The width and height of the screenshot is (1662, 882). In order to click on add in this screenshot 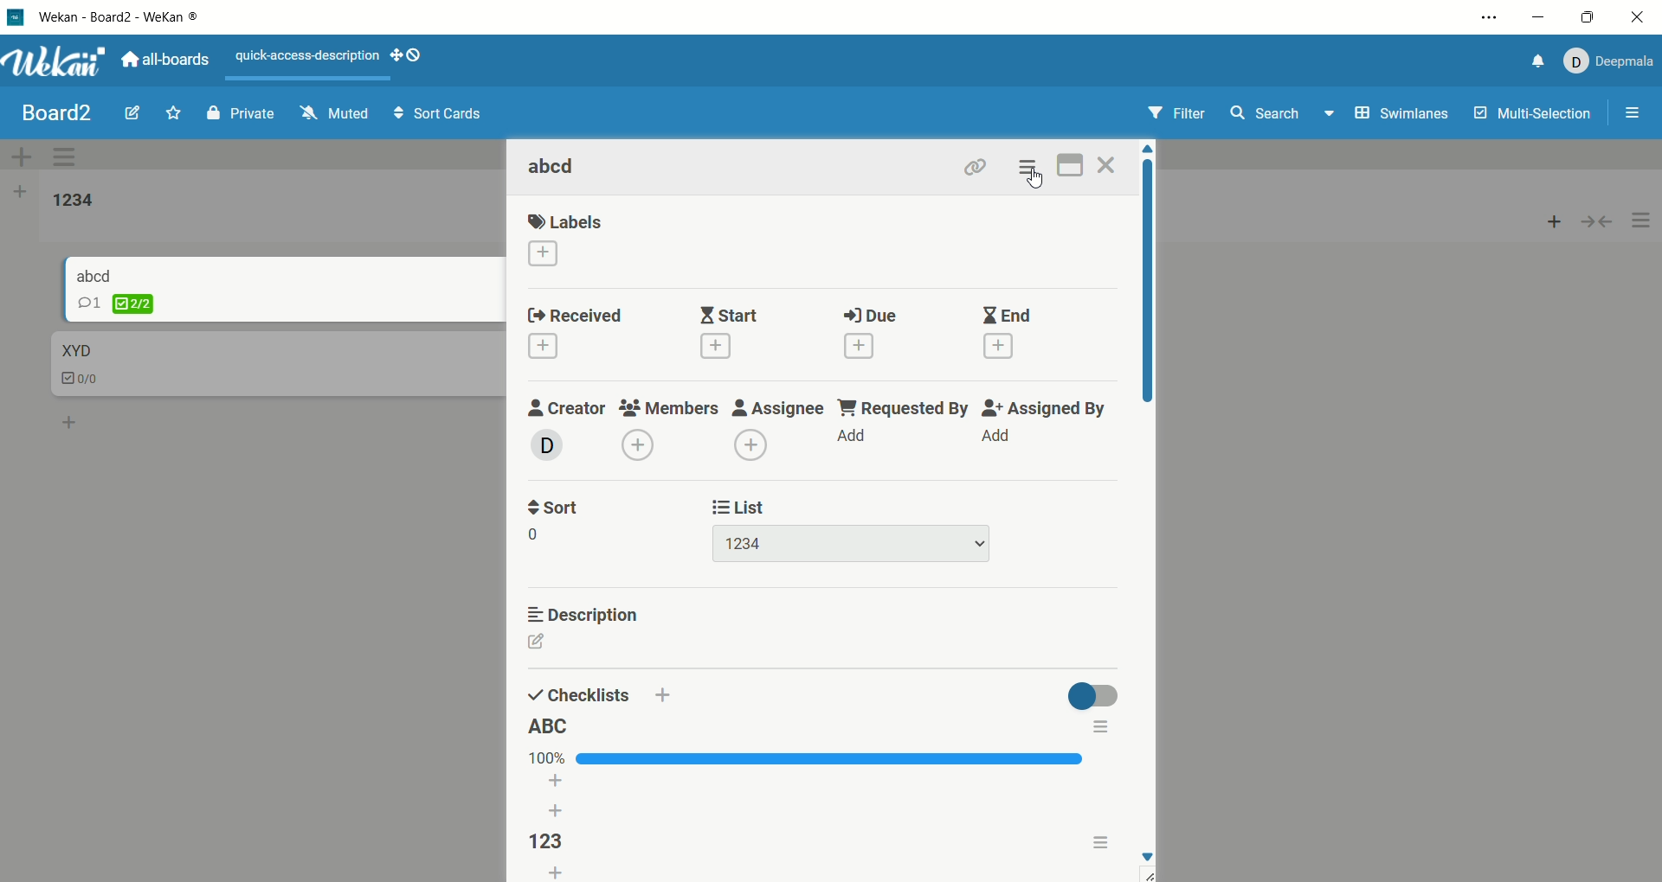, I will do `click(661, 696)`.